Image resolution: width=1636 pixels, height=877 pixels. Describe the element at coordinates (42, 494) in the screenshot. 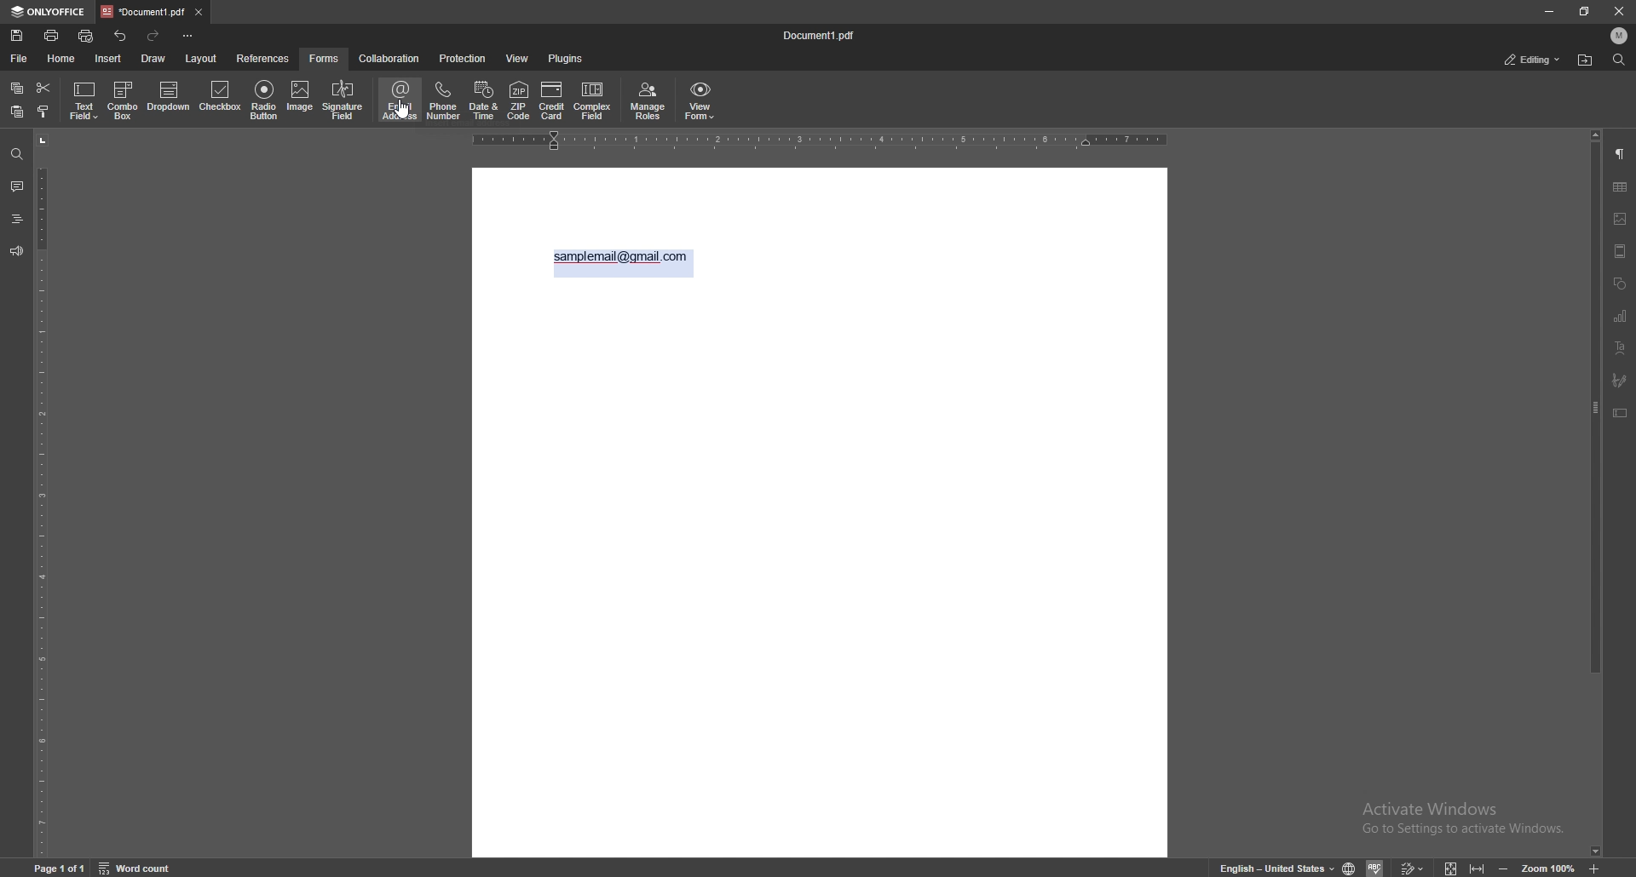

I see `vertical scale` at that location.